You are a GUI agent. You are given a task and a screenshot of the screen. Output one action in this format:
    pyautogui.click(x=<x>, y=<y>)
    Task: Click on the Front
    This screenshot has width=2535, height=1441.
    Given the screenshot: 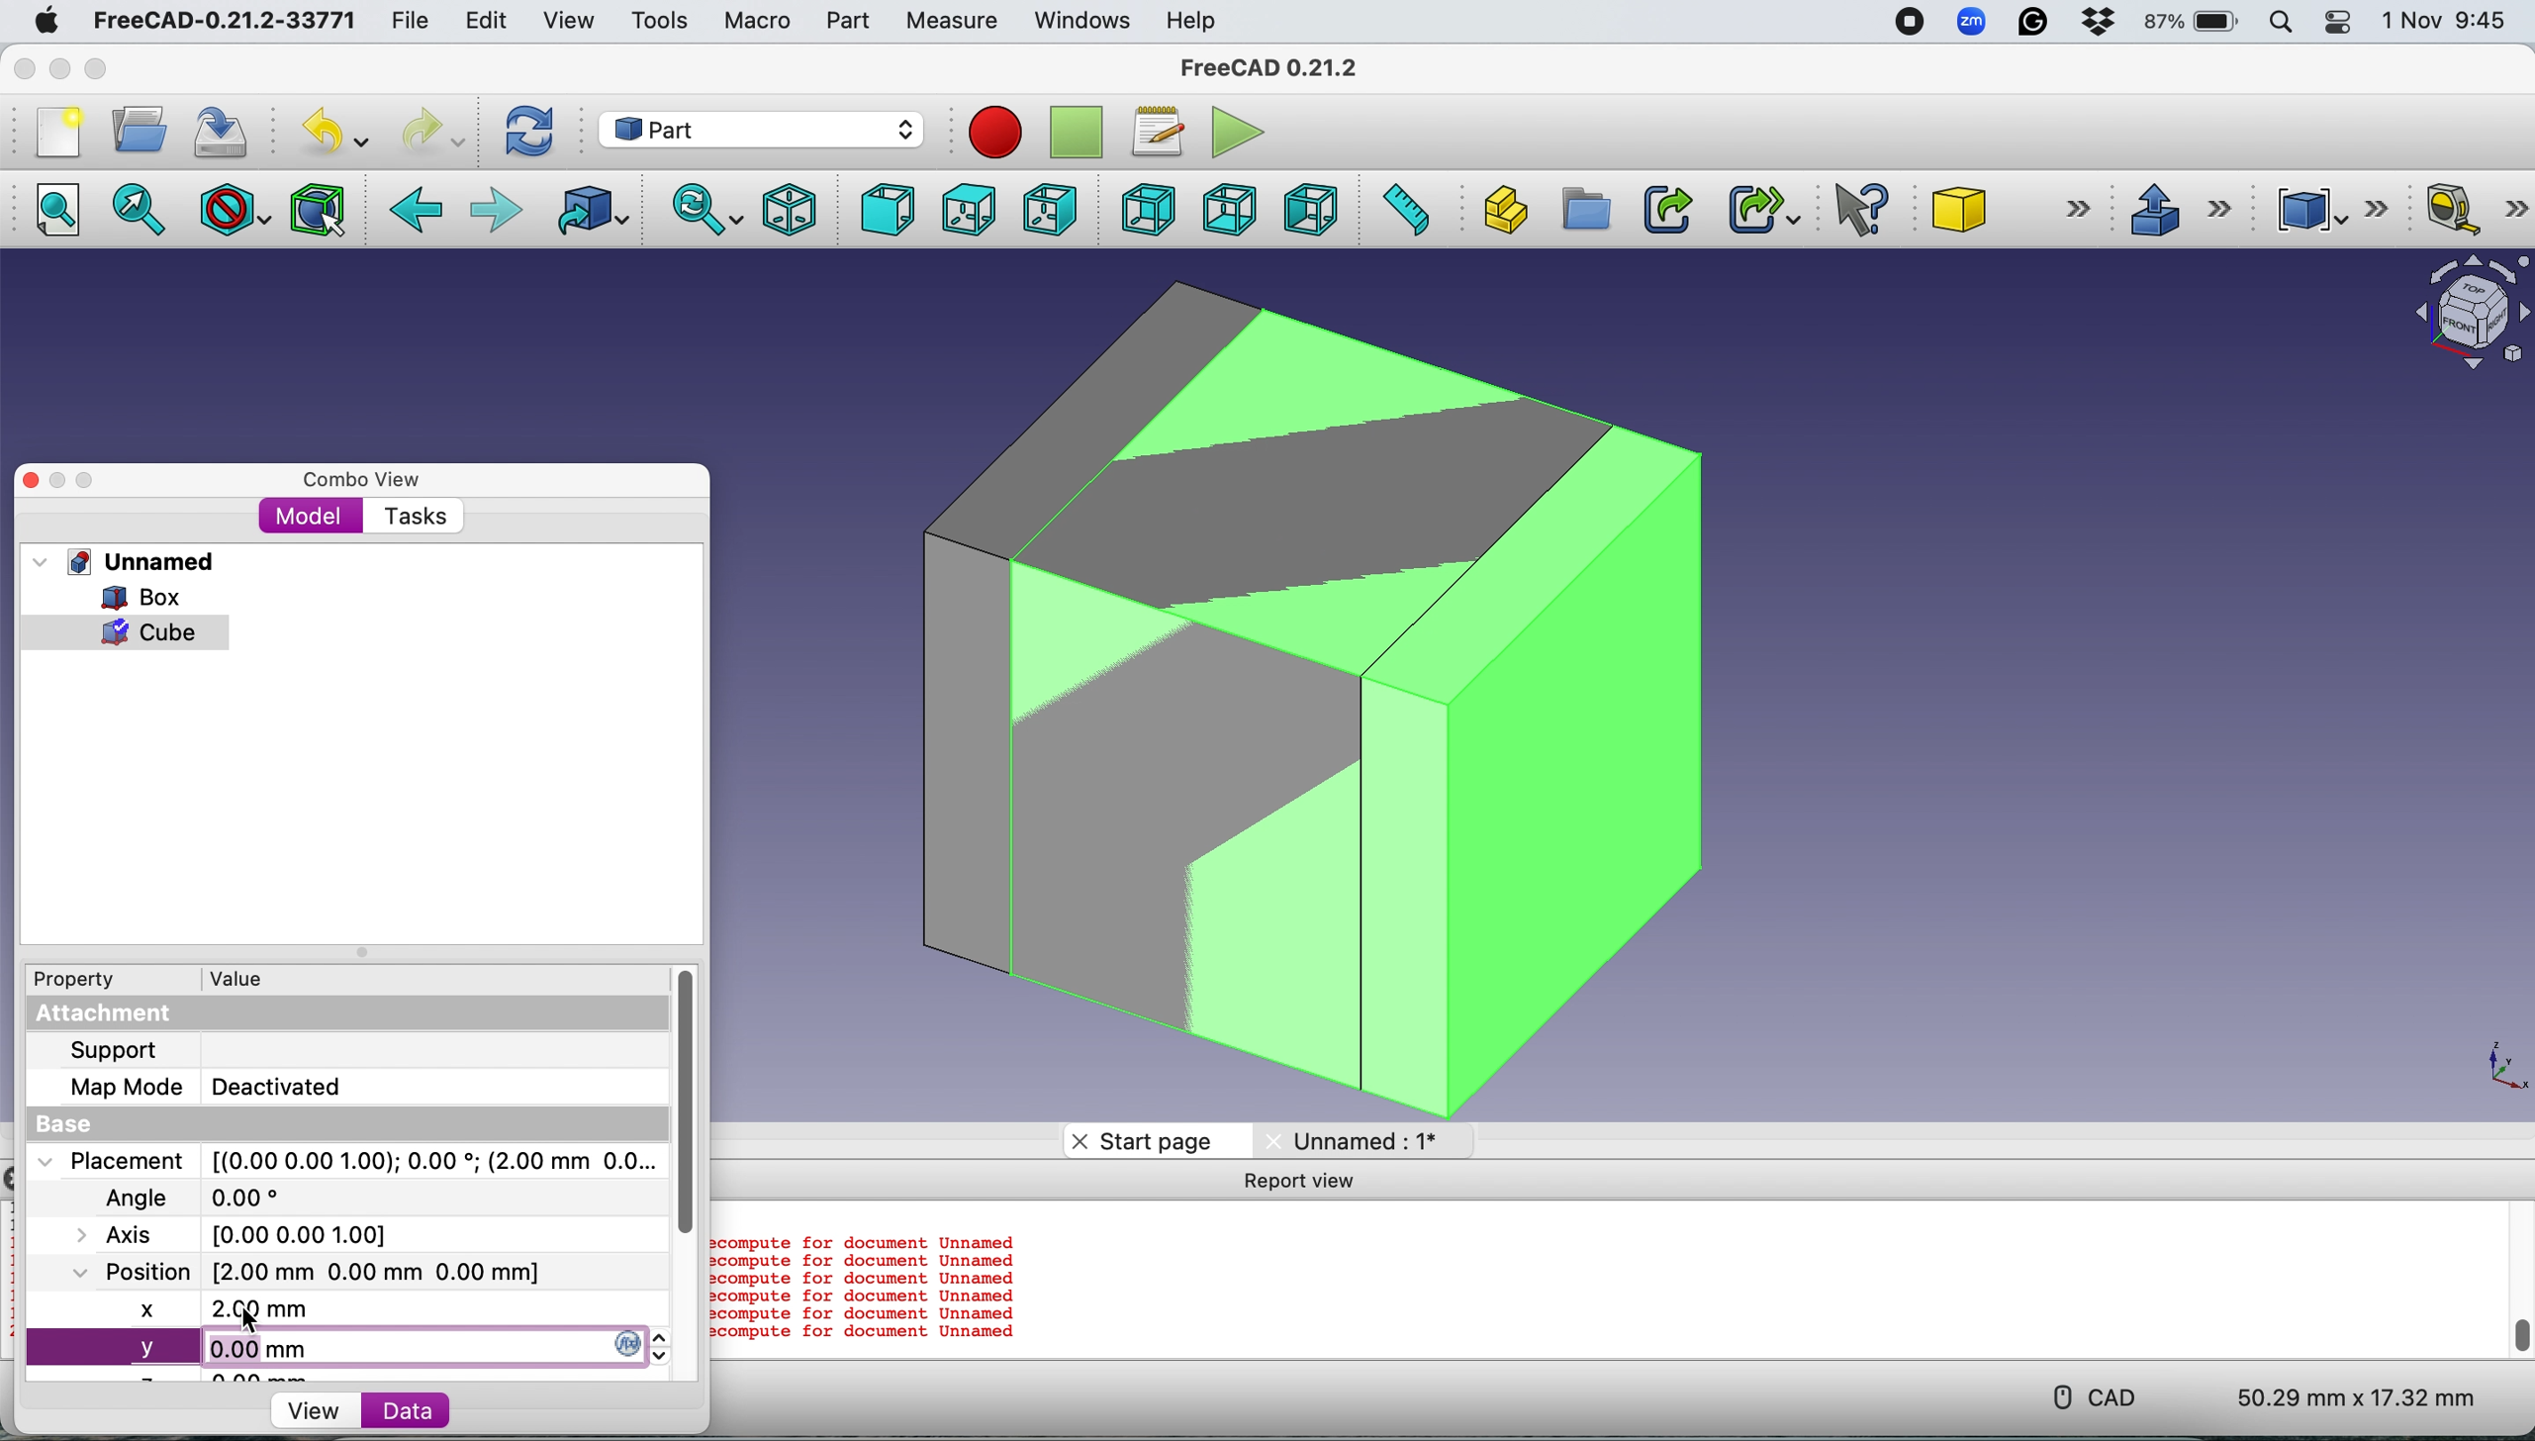 What is the action you would take?
    pyautogui.click(x=882, y=210)
    